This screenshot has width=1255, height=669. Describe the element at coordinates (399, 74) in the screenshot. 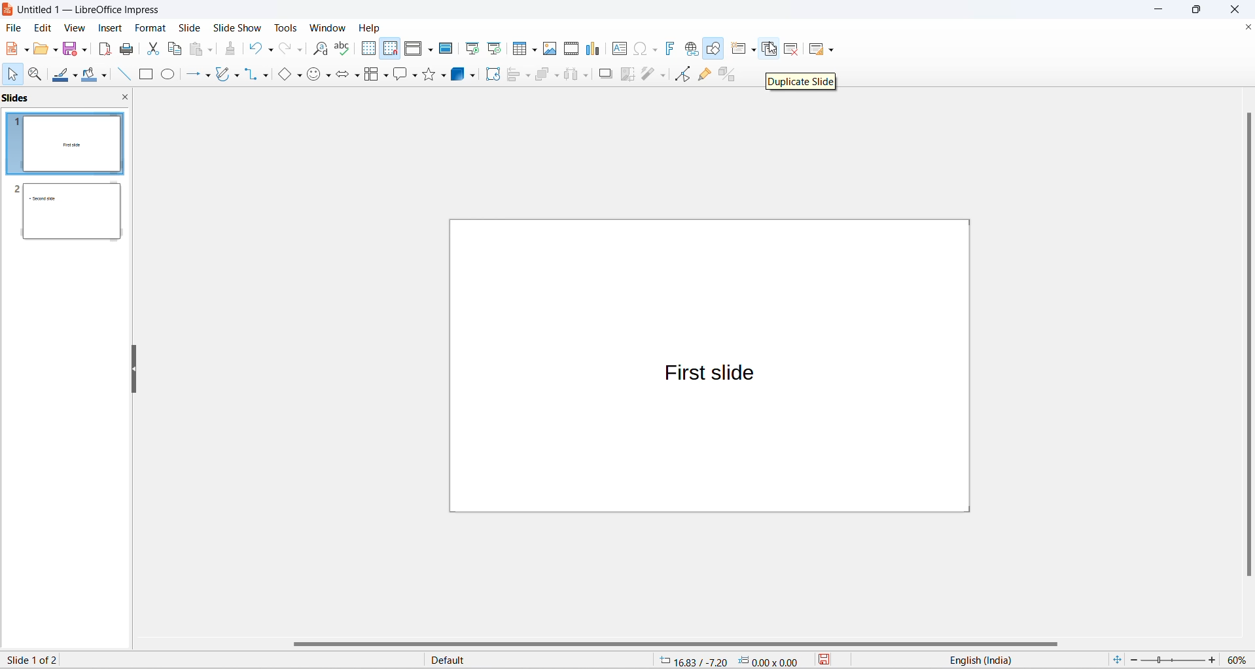

I see `callout shapes` at that location.